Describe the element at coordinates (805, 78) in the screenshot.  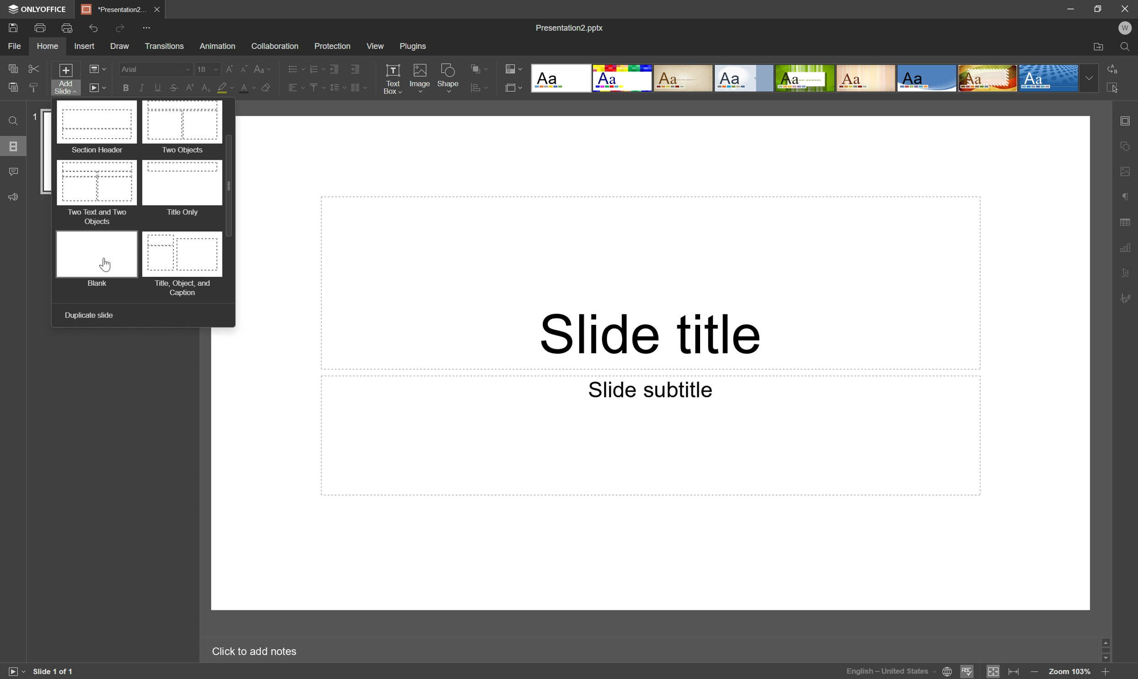
I see `Type of slides` at that location.